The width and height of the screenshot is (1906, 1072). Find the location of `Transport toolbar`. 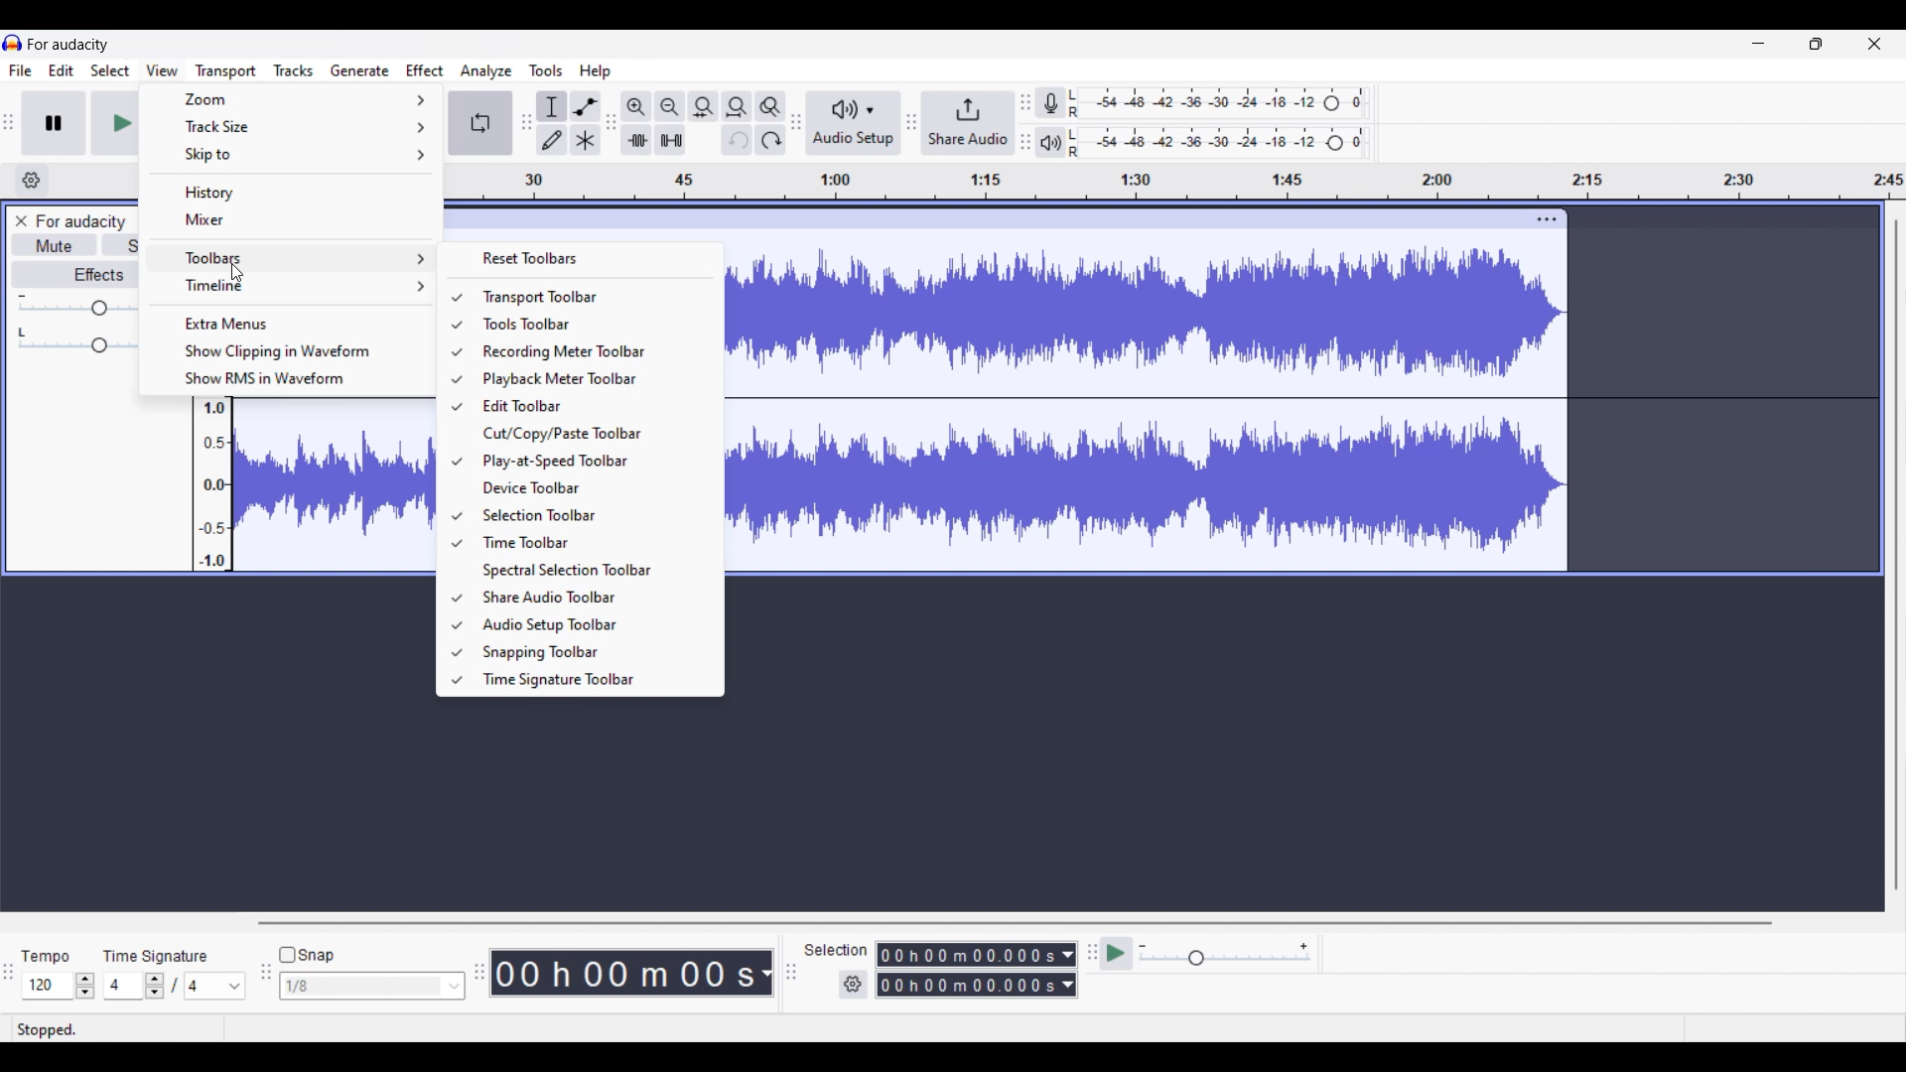

Transport toolbar is located at coordinates (591, 297).